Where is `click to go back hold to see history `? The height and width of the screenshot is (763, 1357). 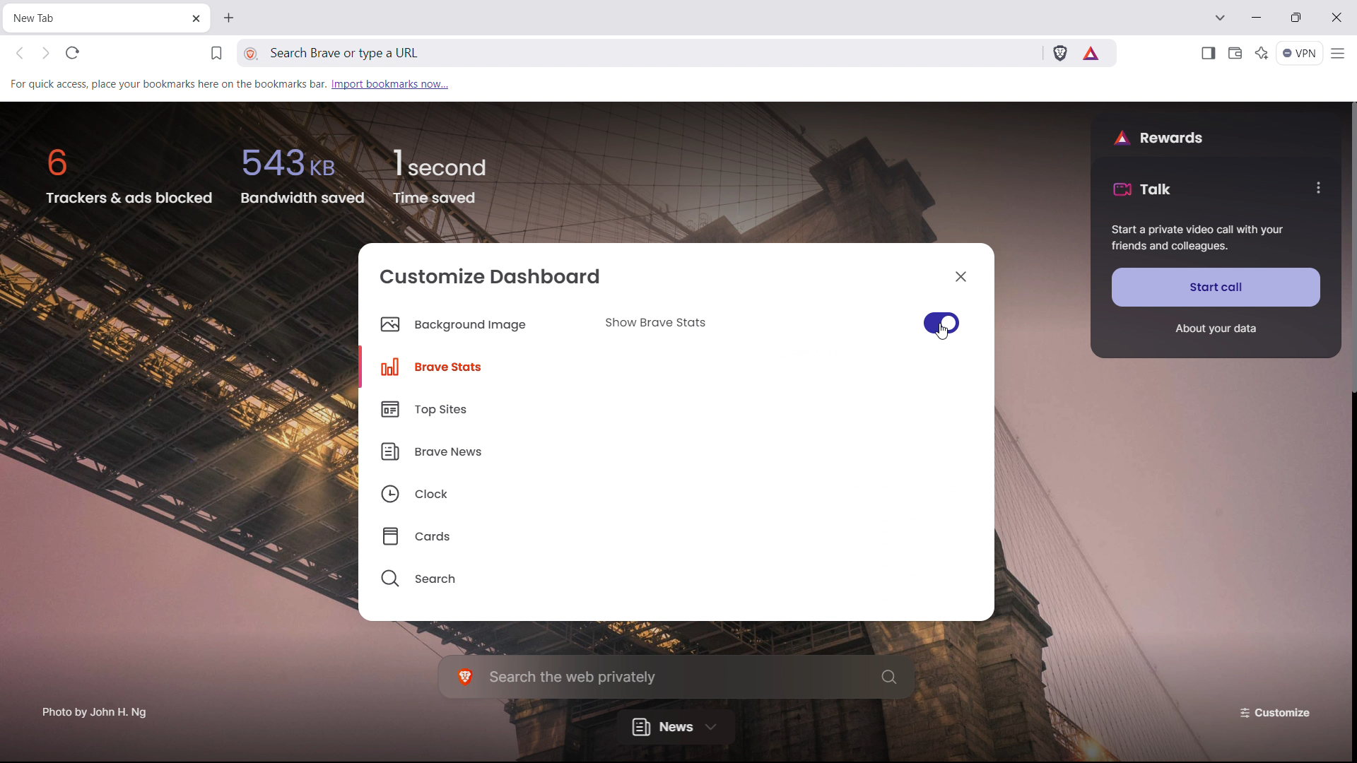 click to go back hold to see history  is located at coordinates (20, 54).